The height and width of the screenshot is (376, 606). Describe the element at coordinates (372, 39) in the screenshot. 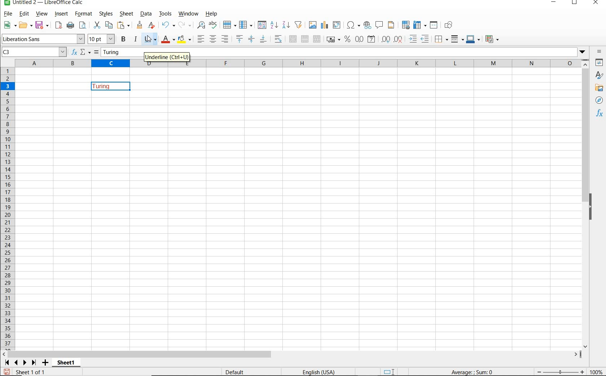

I see `FORMAT AS DATE` at that location.